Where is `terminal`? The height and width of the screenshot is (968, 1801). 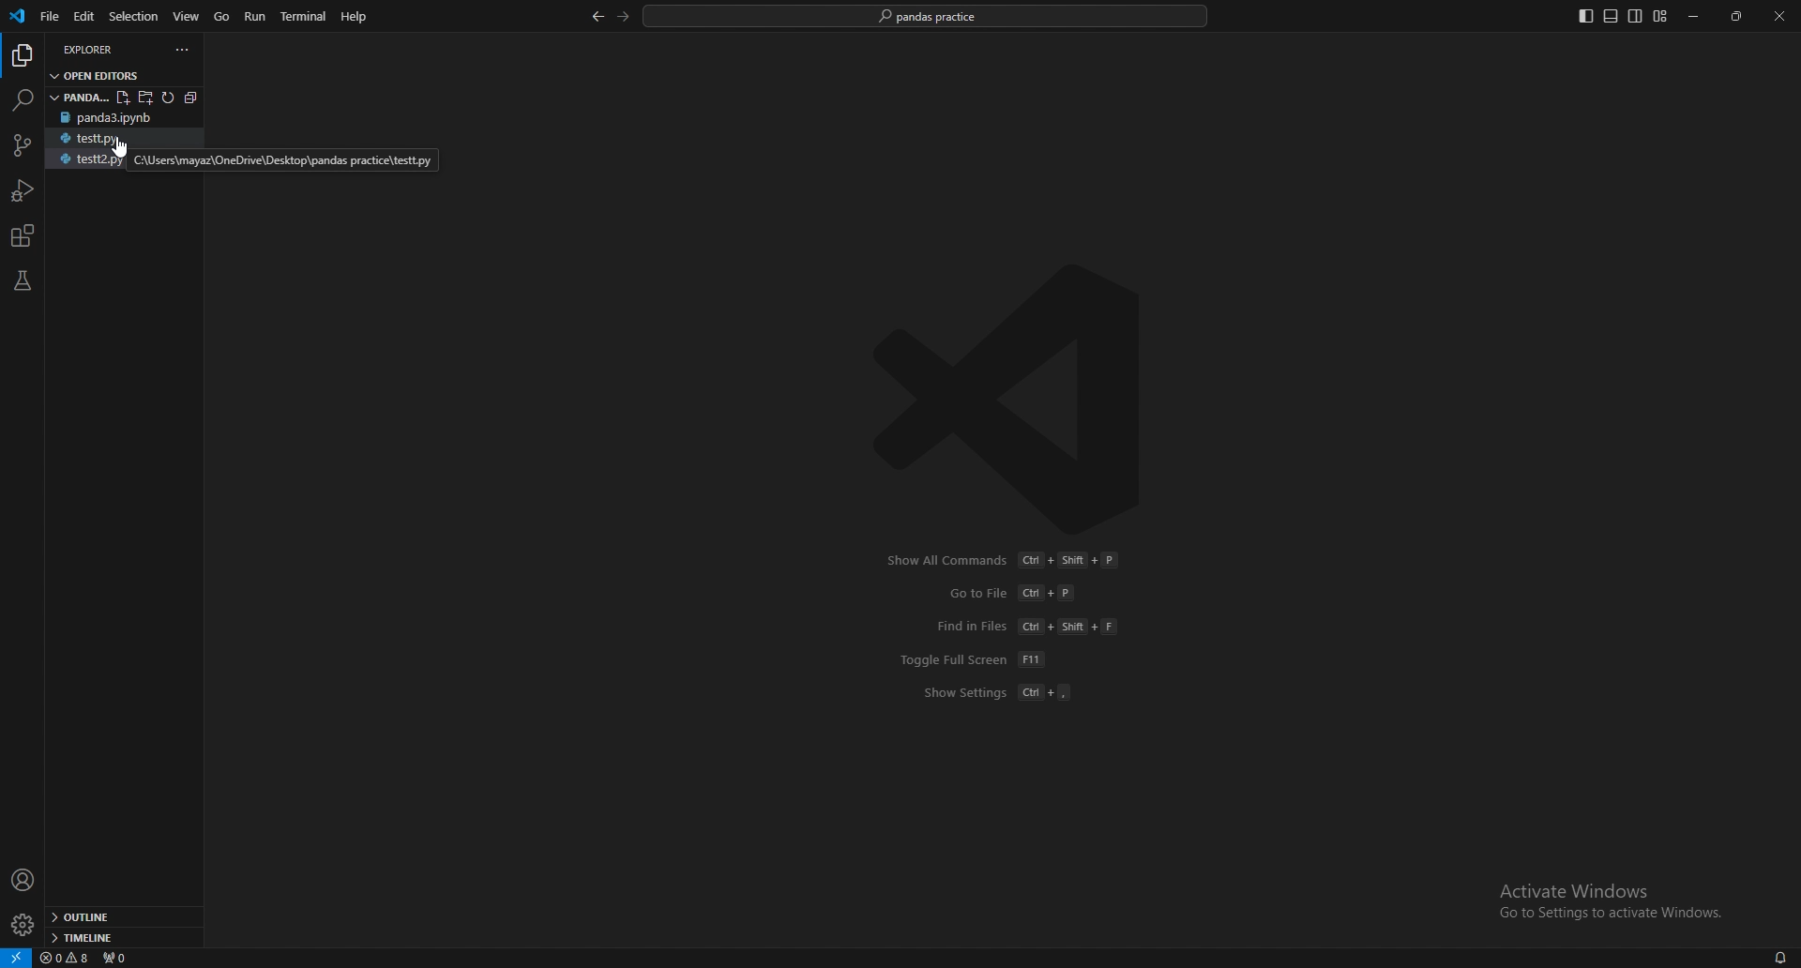 terminal is located at coordinates (305, 16).